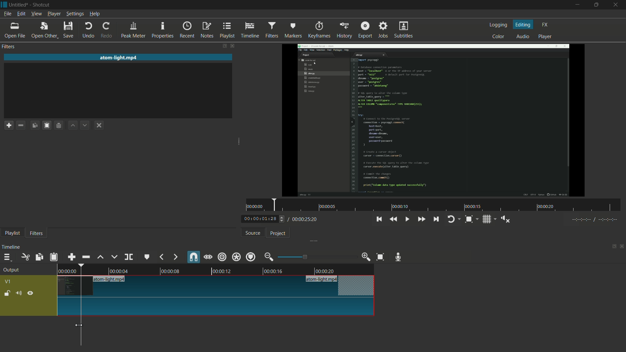 This screenshot has width=626, height=352. Describe the element at coordinates (380, 257) in the screenshot. I see `zoom timeline to fit` at that location.